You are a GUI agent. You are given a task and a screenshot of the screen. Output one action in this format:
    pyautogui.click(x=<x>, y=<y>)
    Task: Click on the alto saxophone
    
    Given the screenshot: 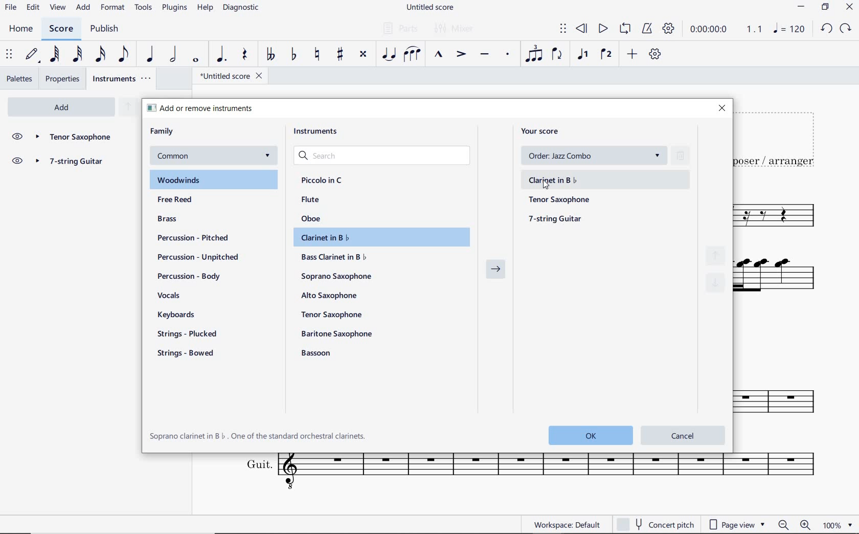 What is the action you would take?
    pyautogui.click(x=331, y=296)
    